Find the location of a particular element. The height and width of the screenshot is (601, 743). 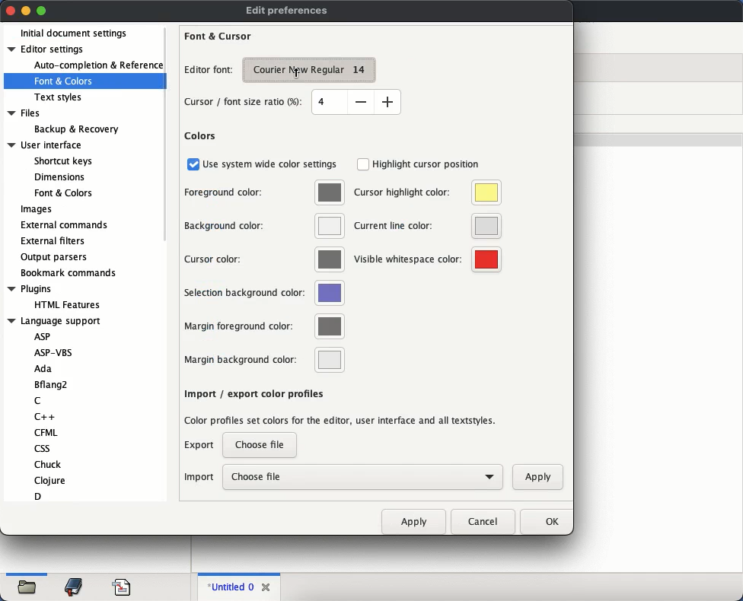

close is located at coordinates (267, 585).